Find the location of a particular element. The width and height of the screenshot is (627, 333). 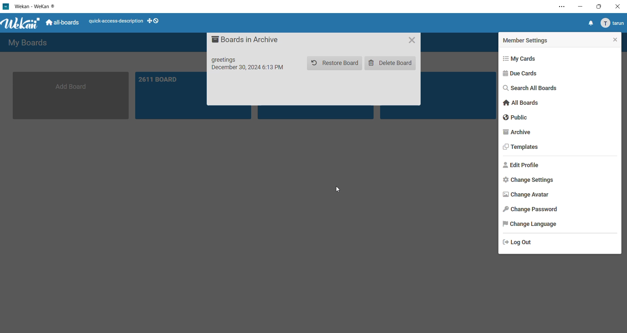

restore board is located at coordinates (335, 62).